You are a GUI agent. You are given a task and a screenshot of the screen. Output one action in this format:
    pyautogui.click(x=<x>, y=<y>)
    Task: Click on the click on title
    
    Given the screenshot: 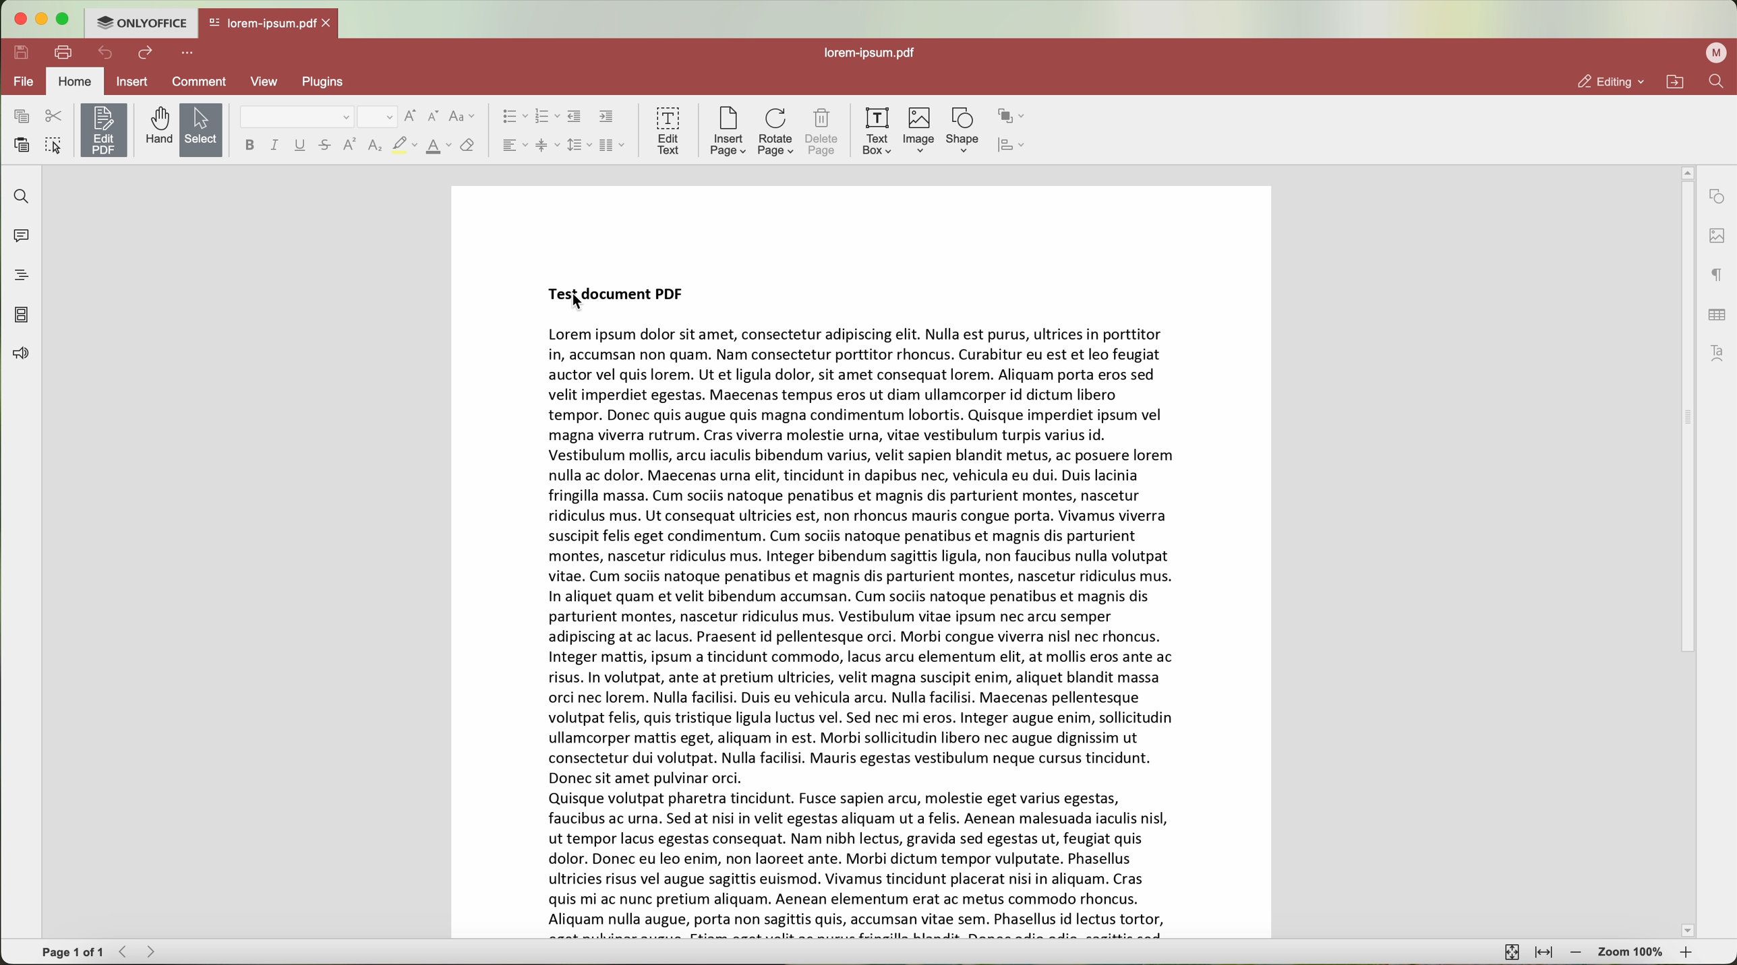 What is the action you would take?
    pyautogui.click(x=620, y=297)
    